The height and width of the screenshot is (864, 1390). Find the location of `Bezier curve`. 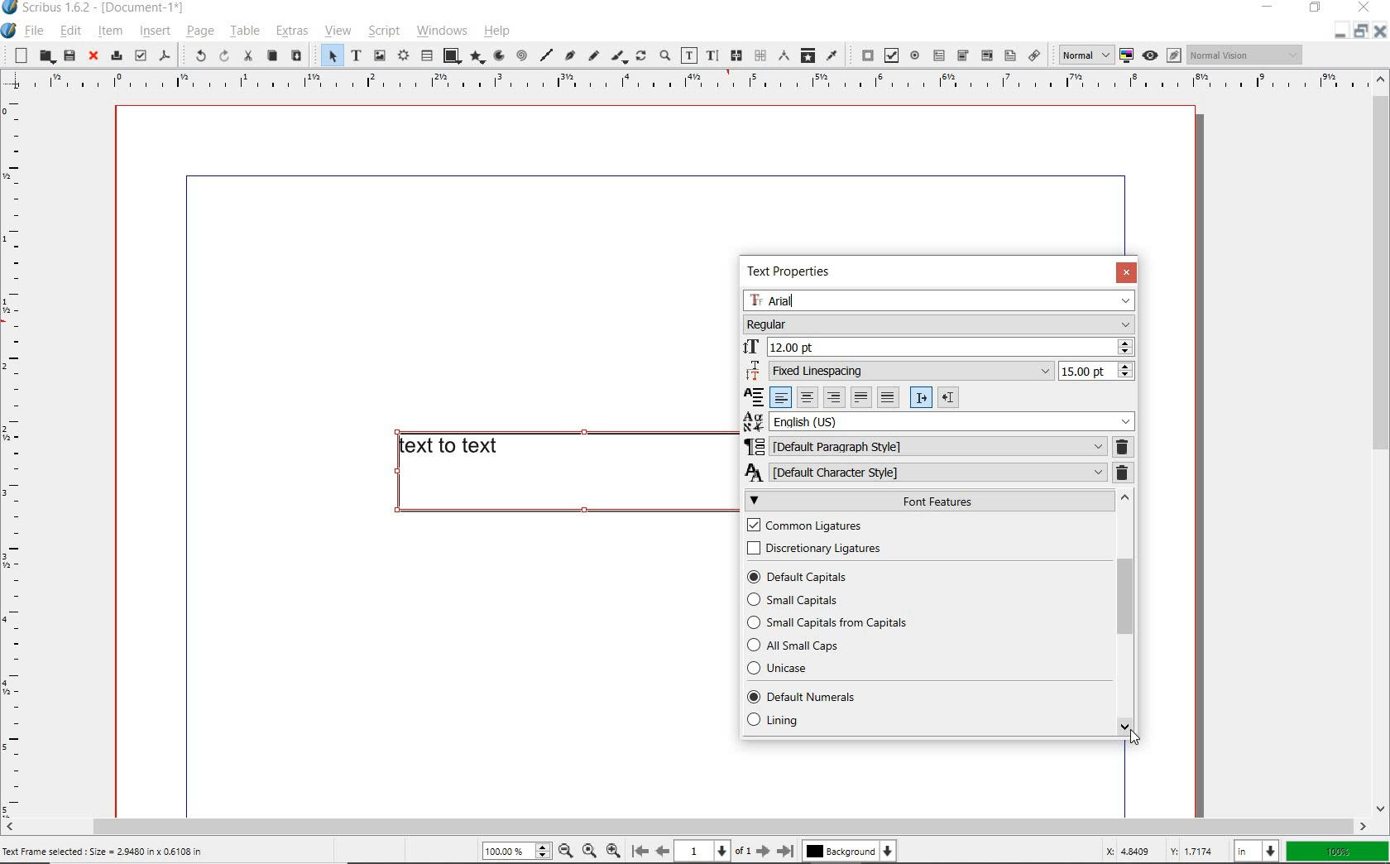

Bezier curve is located at coordinates (569, 57).